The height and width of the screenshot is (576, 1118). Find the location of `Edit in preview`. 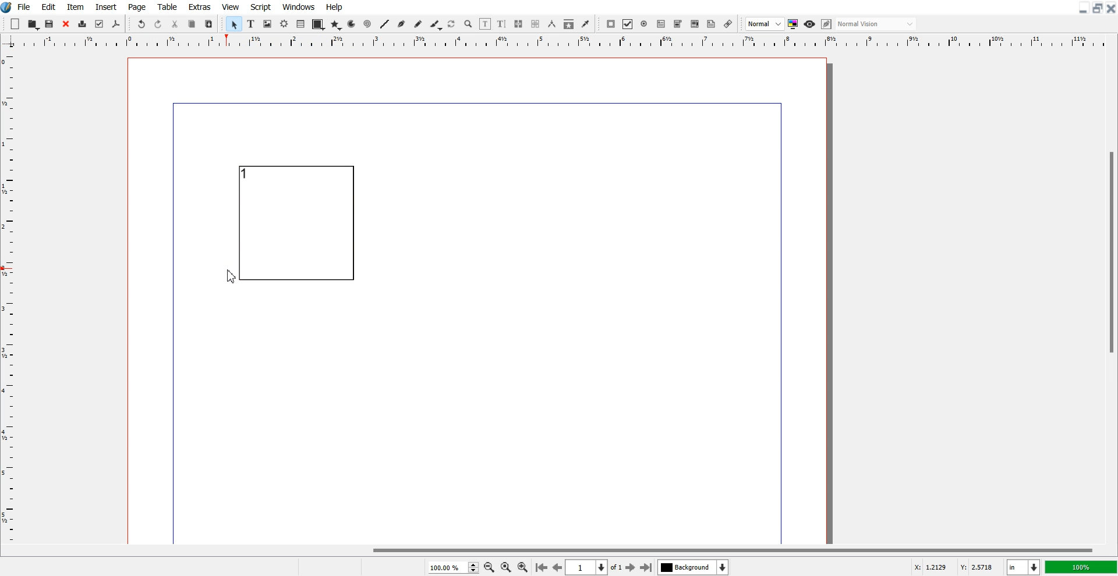

Edit in preview is located at coordinates (827, 24).